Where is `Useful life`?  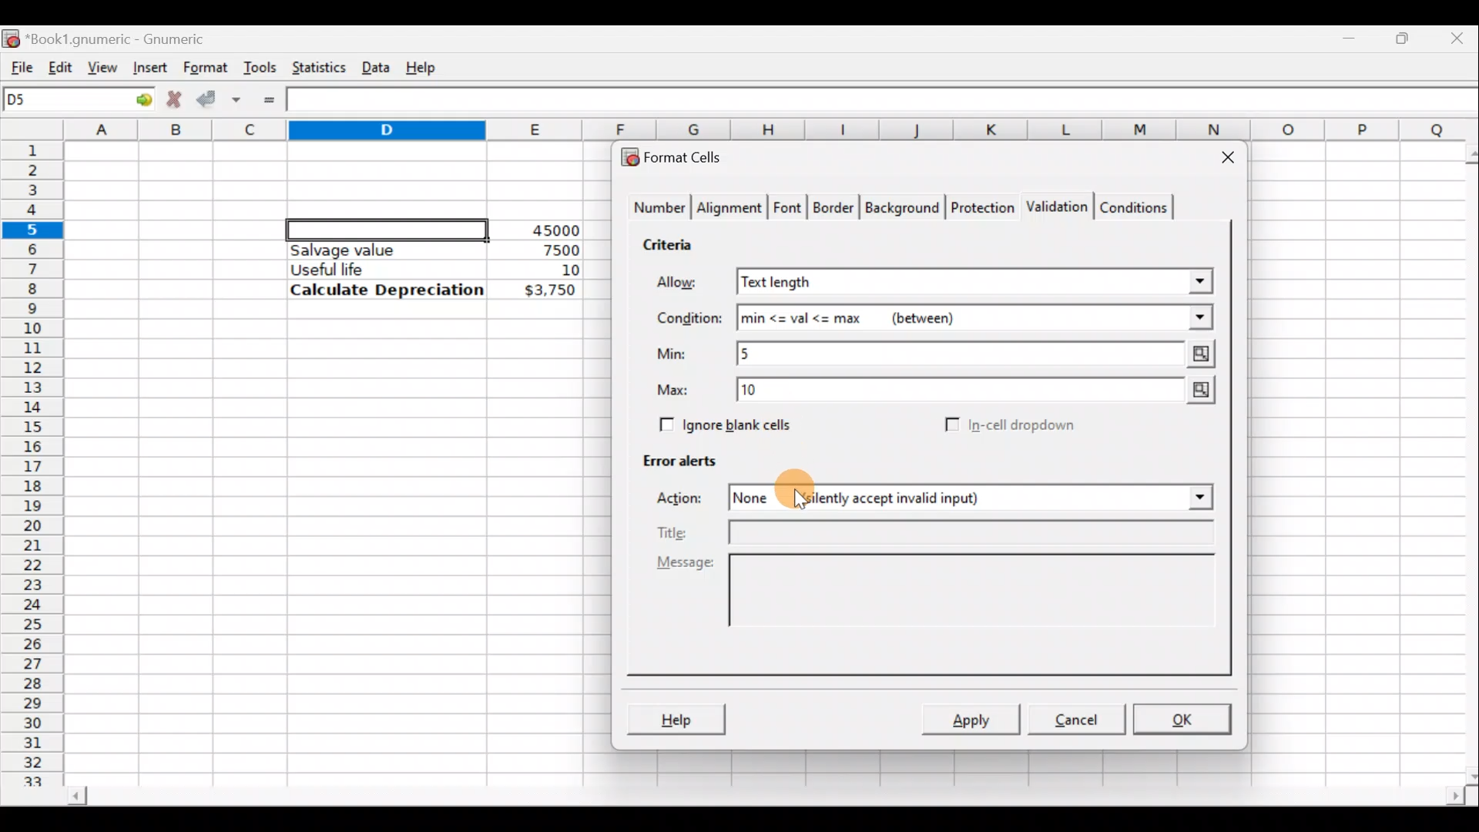 Useful life is located at coordinates (378, 269).